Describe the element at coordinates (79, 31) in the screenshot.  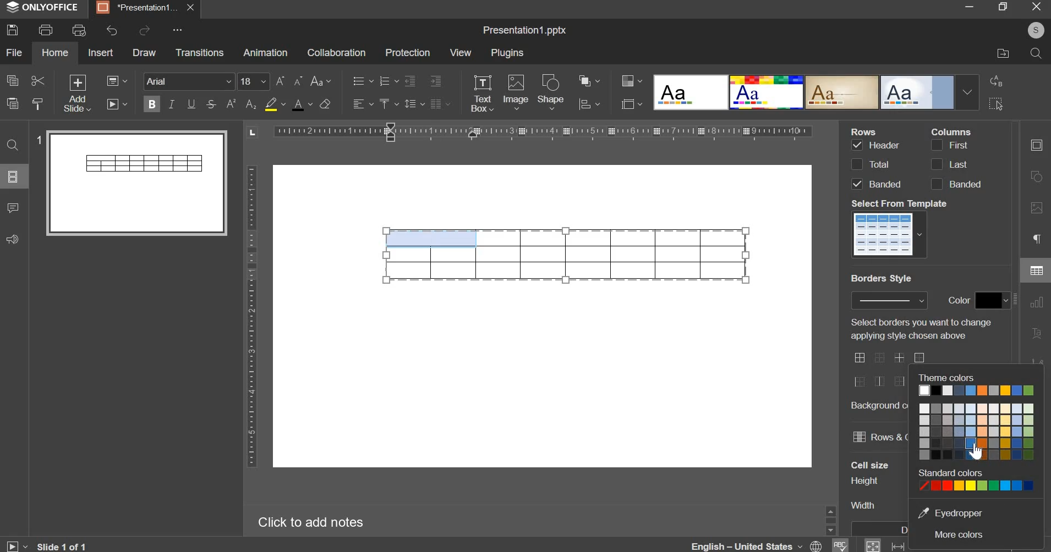
I see `print preview` at that location.